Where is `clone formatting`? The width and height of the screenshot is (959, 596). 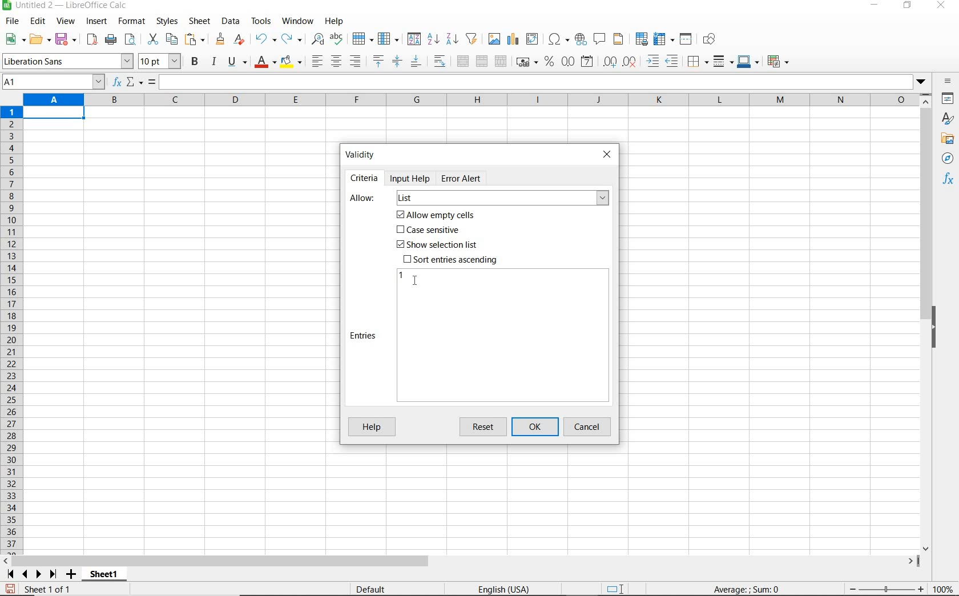 clone formatting is located at coordinates (221, 39).